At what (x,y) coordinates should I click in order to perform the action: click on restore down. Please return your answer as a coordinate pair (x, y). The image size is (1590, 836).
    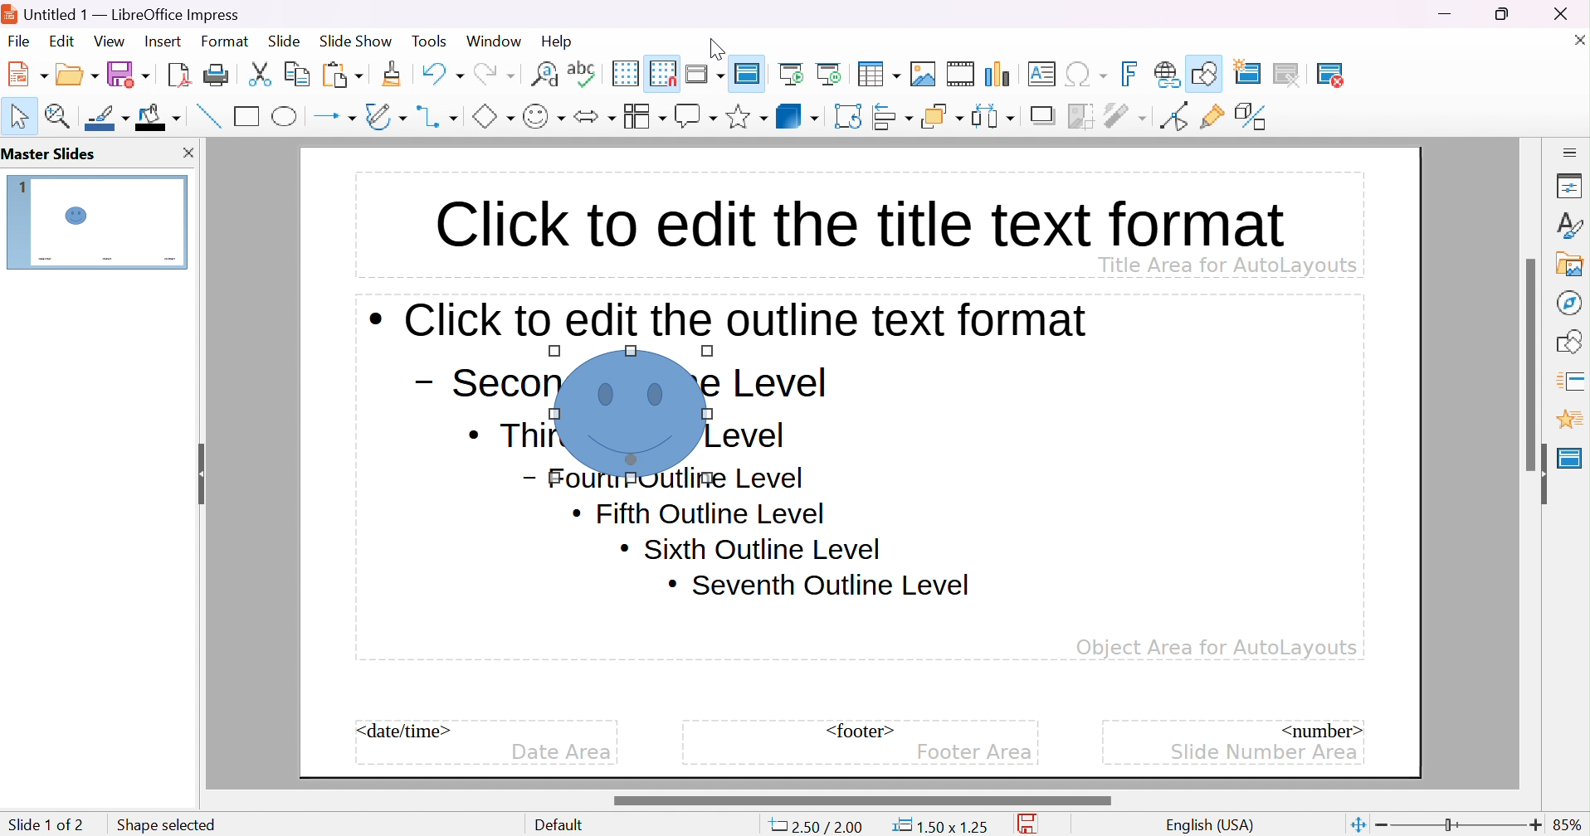
    Looking at the image, I should click on (1503, 13).